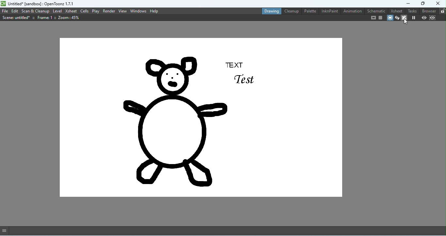  What do you see at coordinates (404, 18) in the screenshot?
I see `camera view` at bounding box center [404, 18].